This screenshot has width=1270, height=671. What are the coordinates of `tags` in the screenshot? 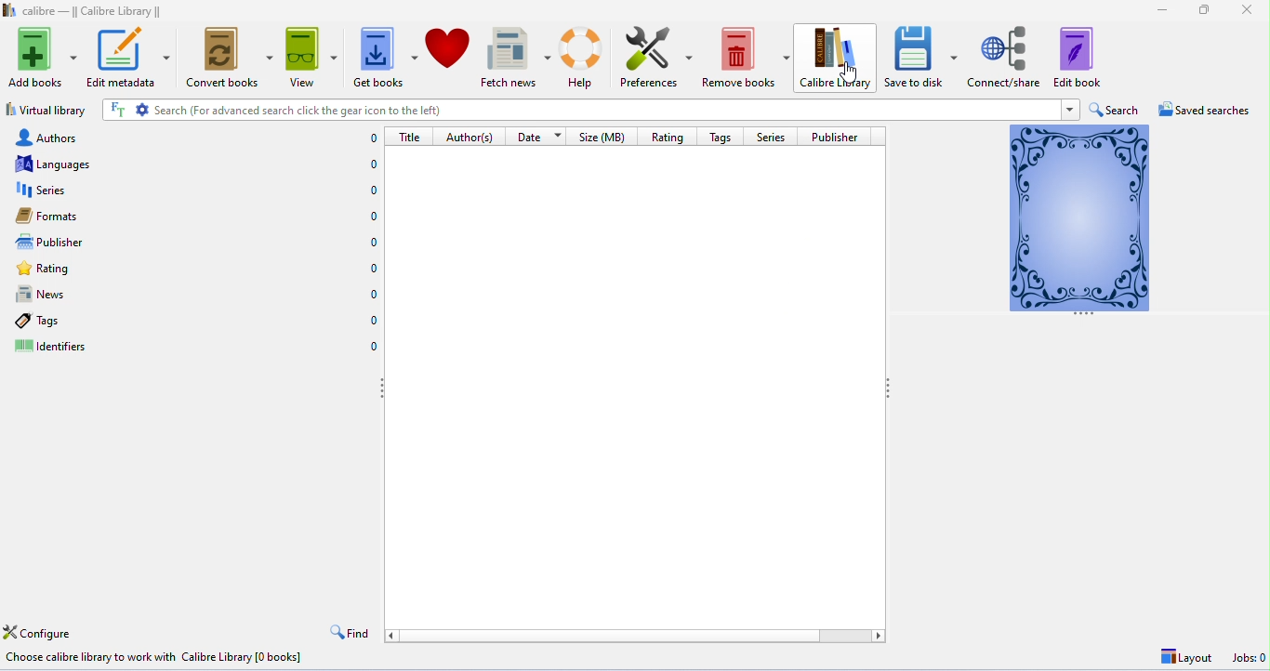 It's located at (194, 320).